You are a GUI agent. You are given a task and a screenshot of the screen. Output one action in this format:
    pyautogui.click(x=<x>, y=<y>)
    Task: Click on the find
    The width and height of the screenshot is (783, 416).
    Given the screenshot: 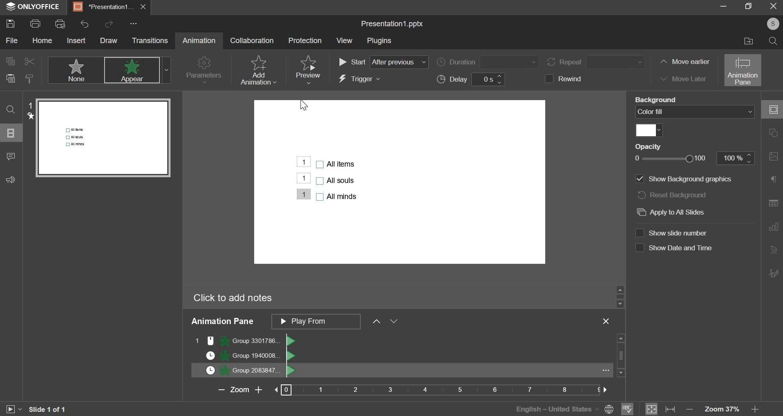 What is the action you would take?
    pyautogui.click(x=11, y=110)
    